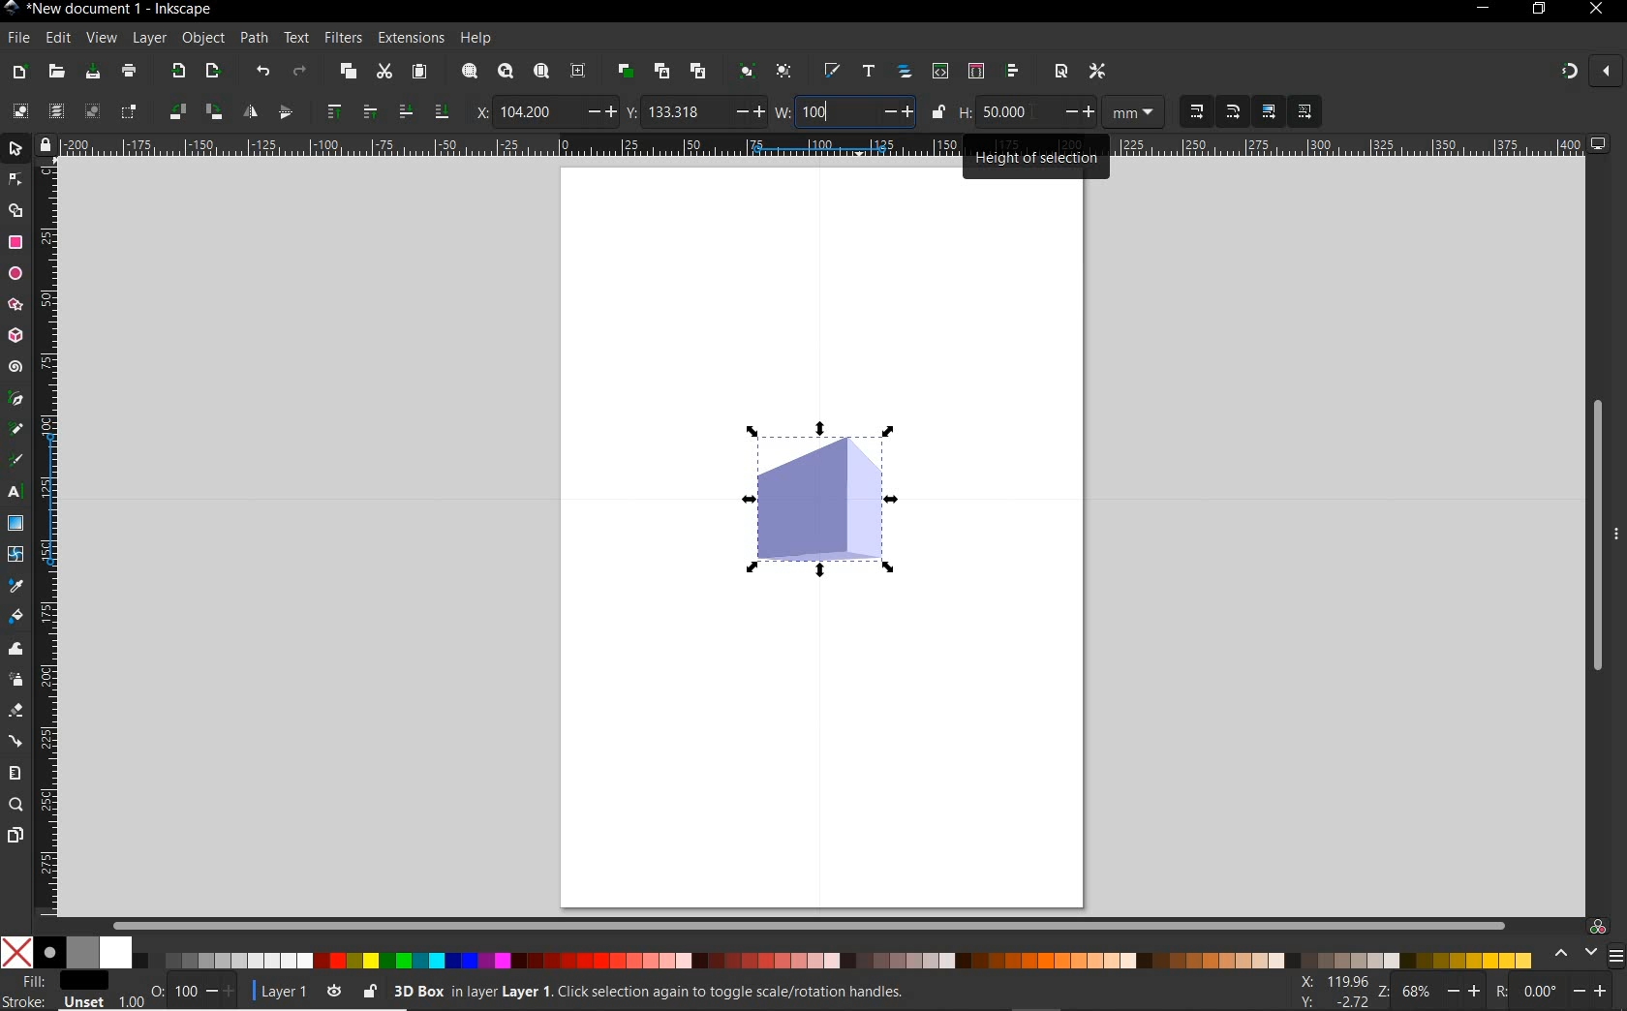 This screenshot has width=1627, height=1011. What do you see at coordinates (1015, 111) in the screenshot?
I see `50` at bounding box center [1015, 111].